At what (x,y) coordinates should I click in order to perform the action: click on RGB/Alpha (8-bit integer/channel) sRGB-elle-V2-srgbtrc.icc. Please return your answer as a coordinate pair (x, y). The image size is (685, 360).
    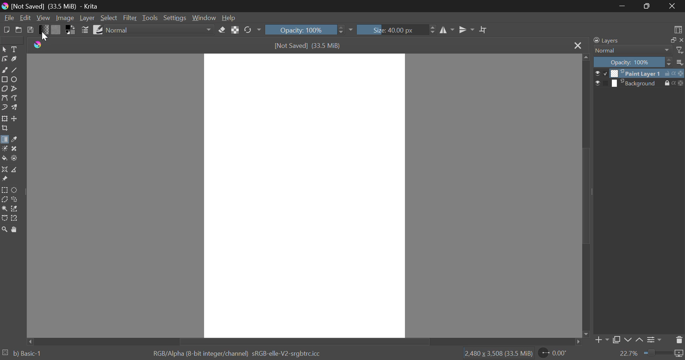
    Looking at the image, I should click on (239, 352).